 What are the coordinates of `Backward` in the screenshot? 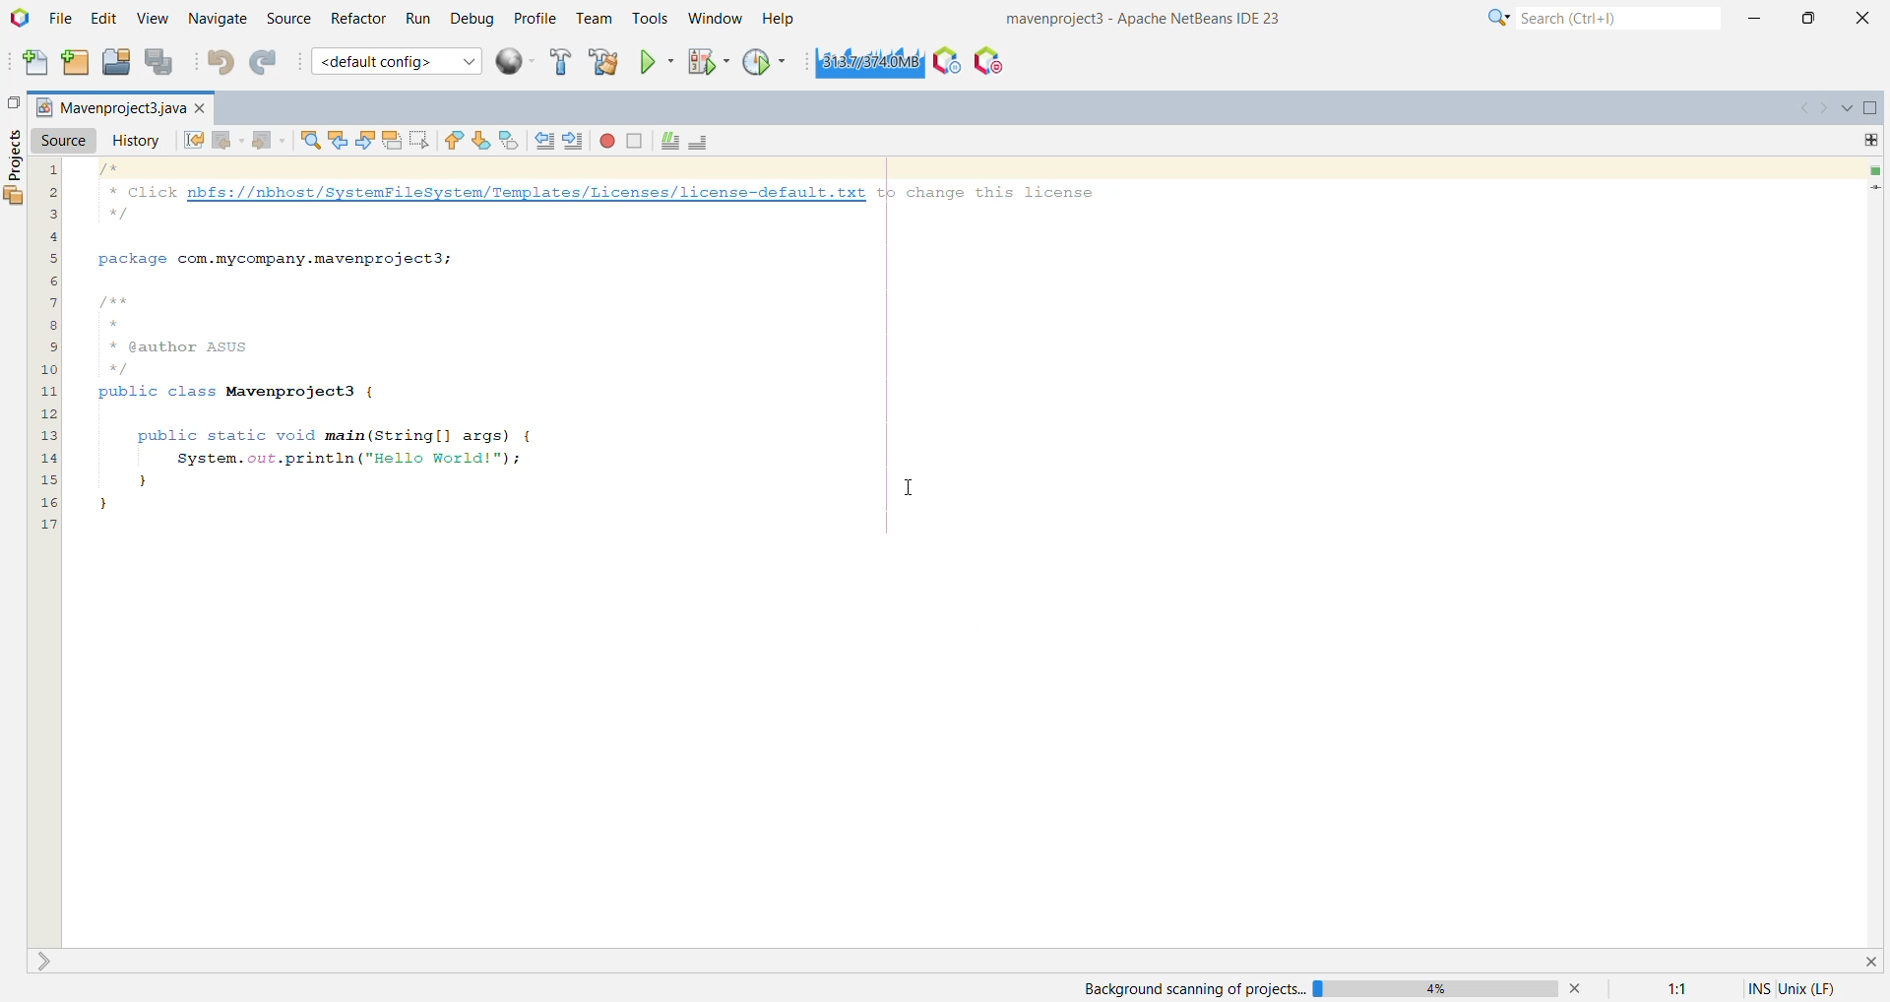 It's located at (227, 141).